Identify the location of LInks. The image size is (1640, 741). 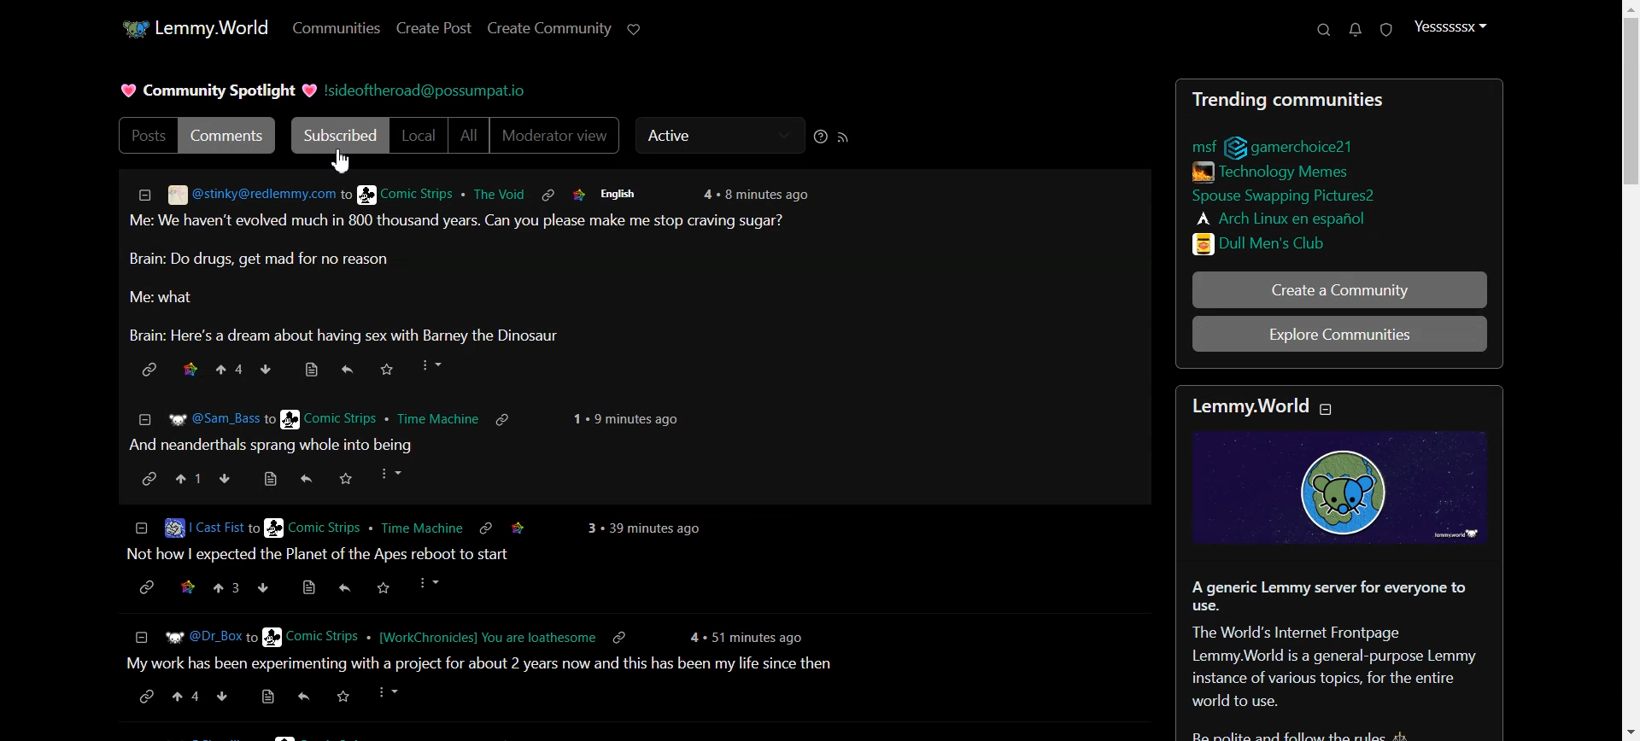
(1267, 242).